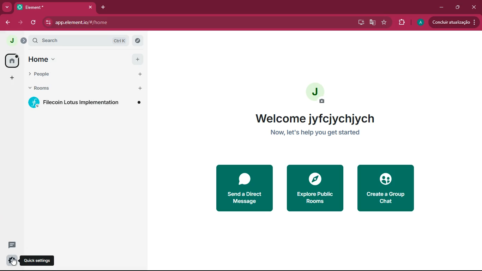 This screenshot has height=271, width=482. I want to click on google translate, so click(371, 23).